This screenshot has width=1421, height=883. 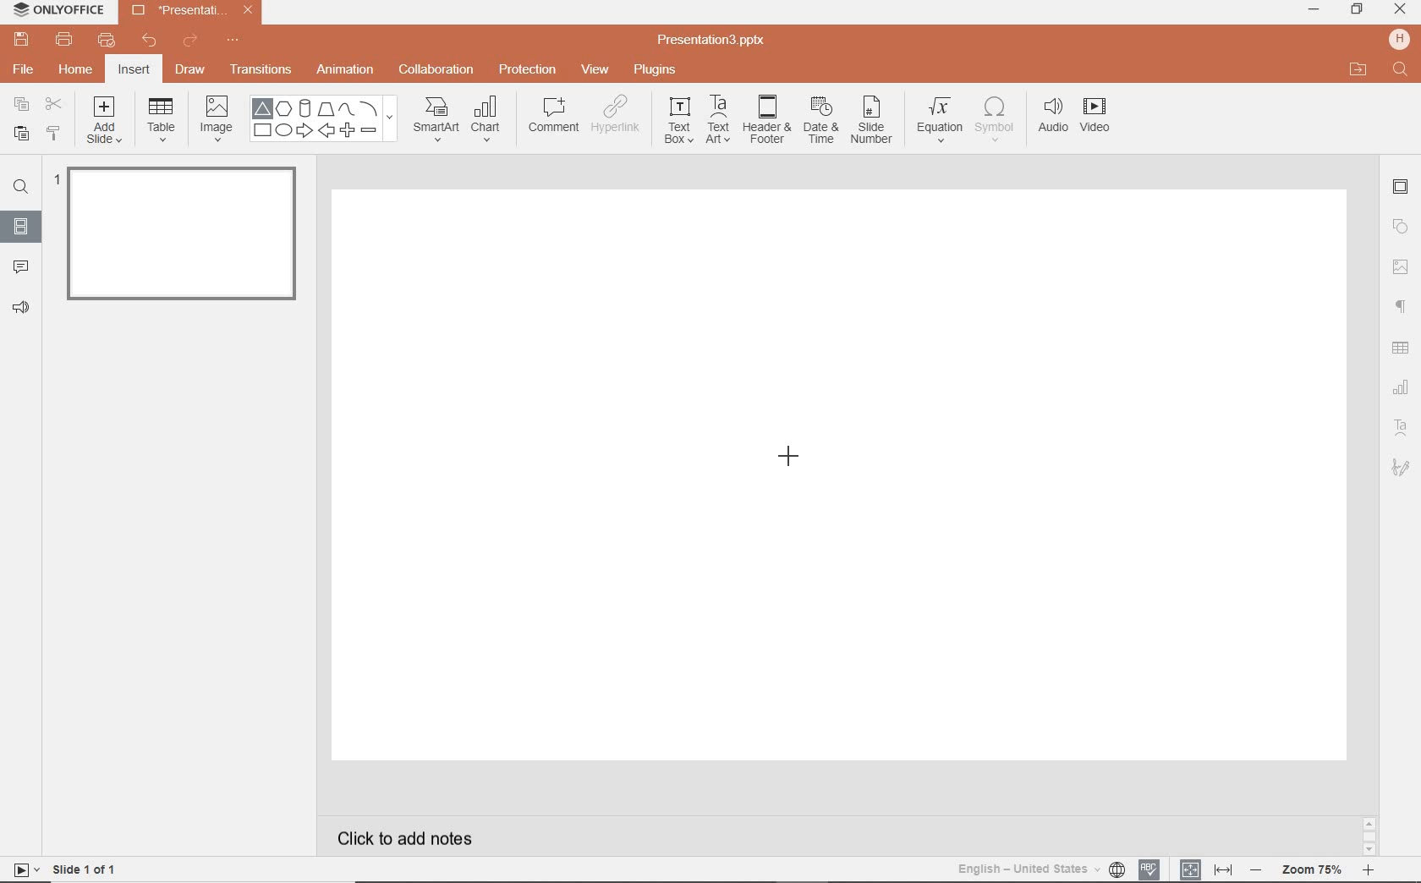 I want to click on COMMENT, so click(x=552, y=119).